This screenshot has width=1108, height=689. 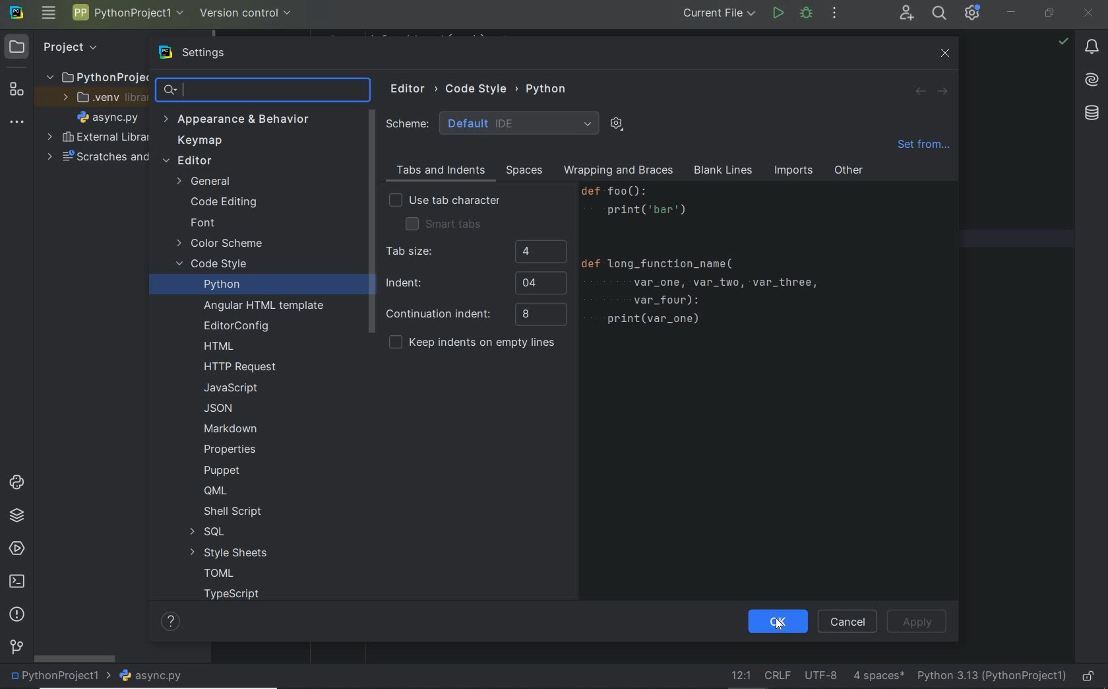 What do you see at coordinates (187, 162) in the screenshot?
I see `editor` at bounding box center [187, 162].